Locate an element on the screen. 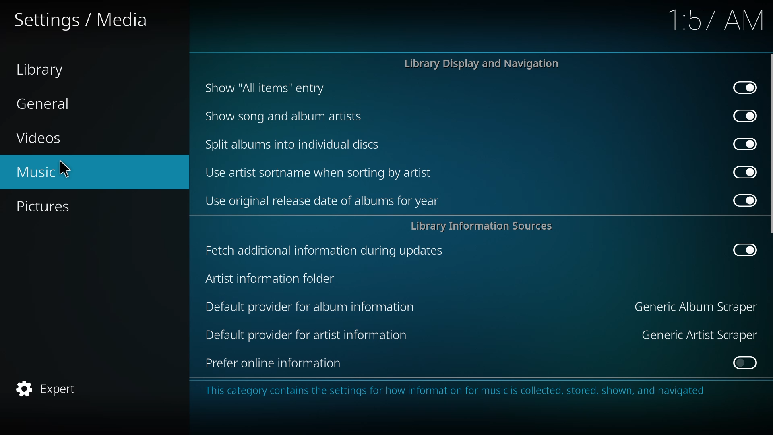 Image resolution: width=773 pixels, height=435 pixels. show song and album artists is located at coordinates (284, 116).